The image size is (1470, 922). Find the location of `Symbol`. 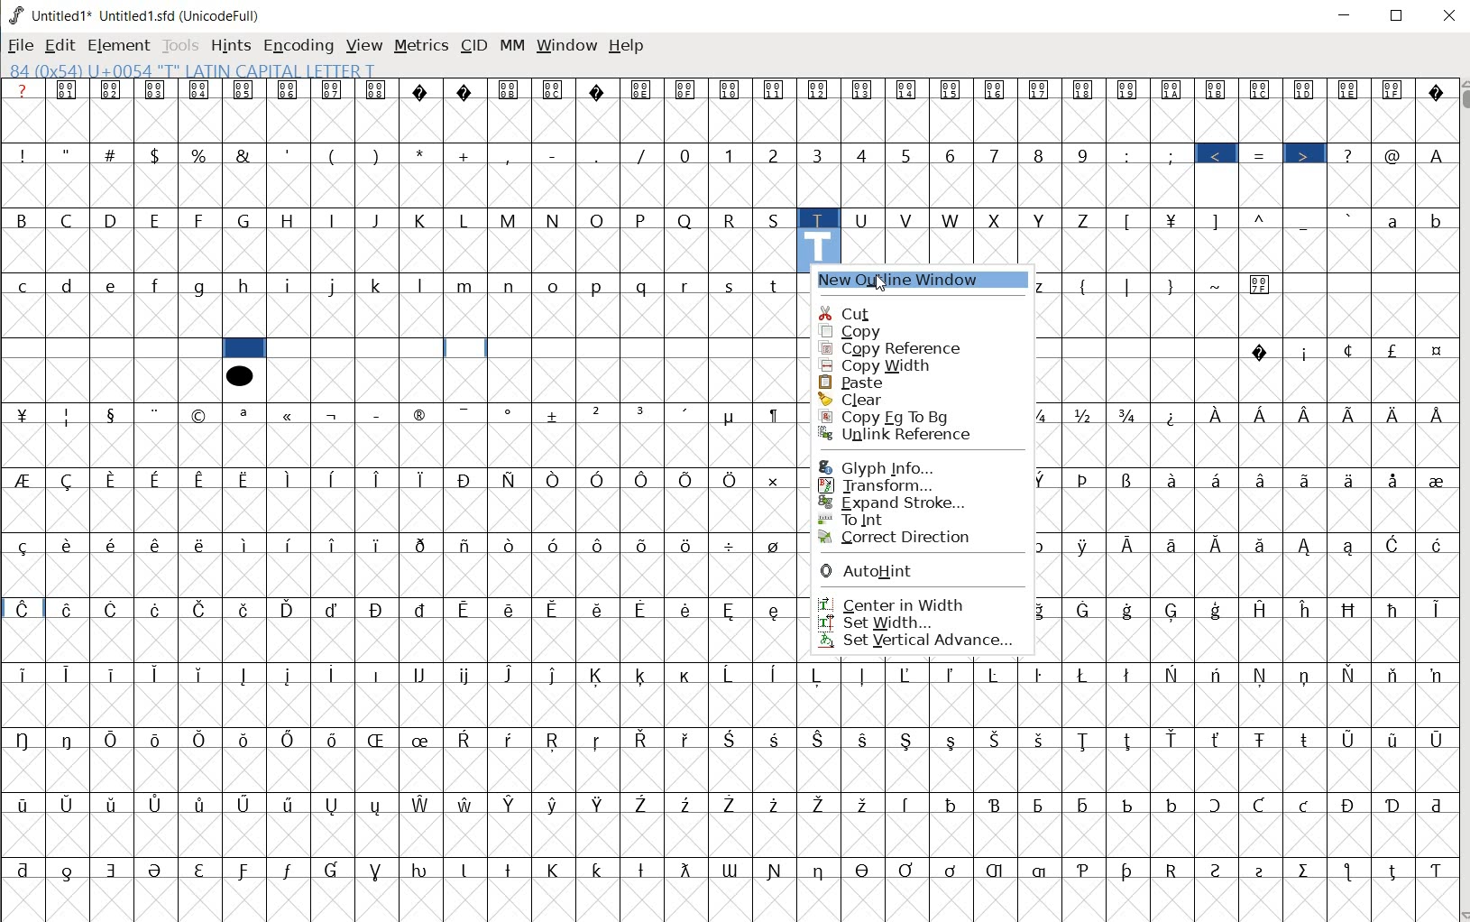

Symbol is located at coordinates (69, 90).